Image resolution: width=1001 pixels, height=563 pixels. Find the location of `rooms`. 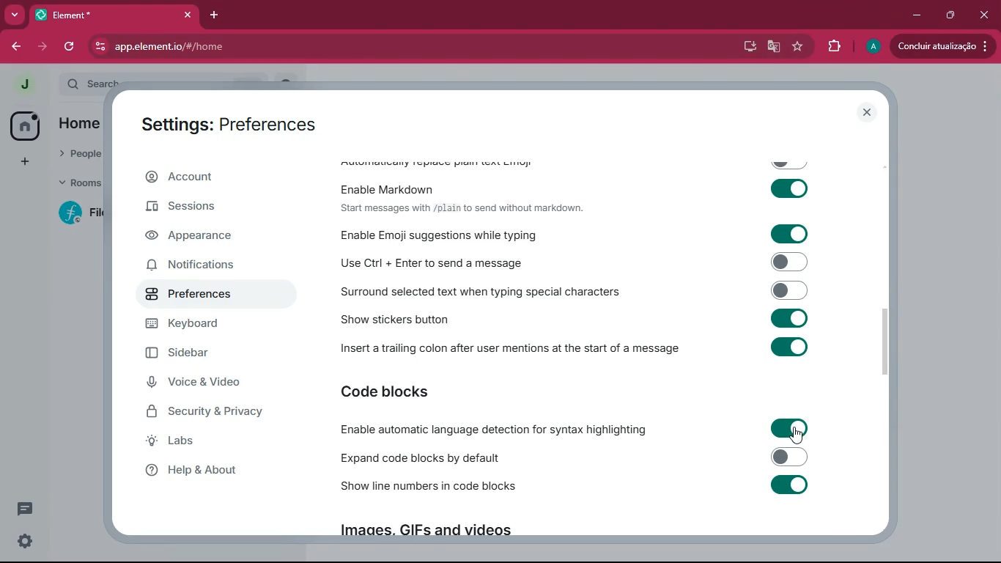

rooms is located at coordinates (80, 181).